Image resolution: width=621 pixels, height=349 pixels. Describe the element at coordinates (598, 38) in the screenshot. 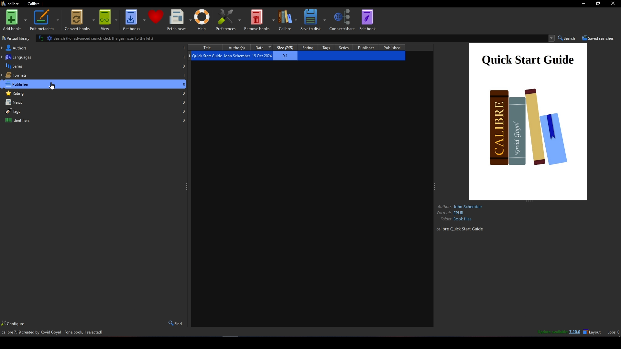

I see `Saved searches` at that location.